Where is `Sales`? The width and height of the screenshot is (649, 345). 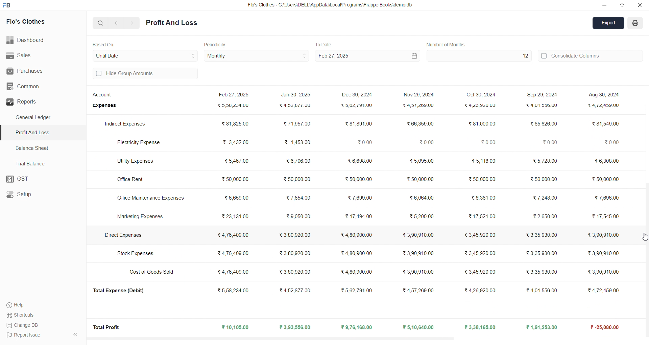 Sales is located at coordinates (39, 56).